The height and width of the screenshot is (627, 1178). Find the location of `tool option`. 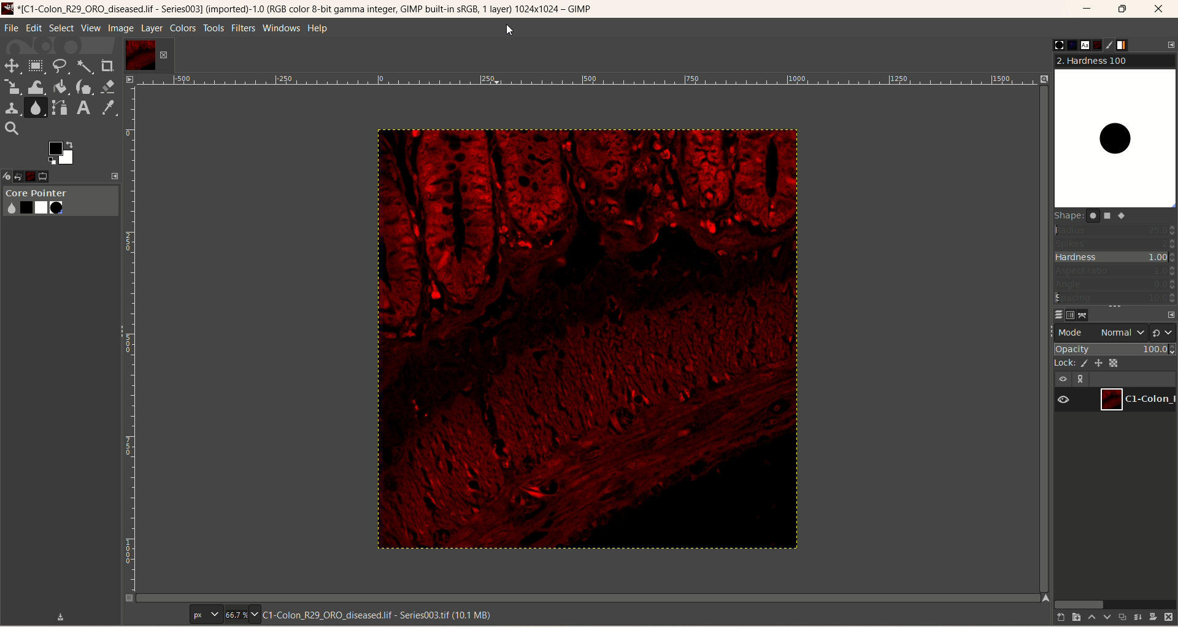

tool option is located at coordinates (55, 177).